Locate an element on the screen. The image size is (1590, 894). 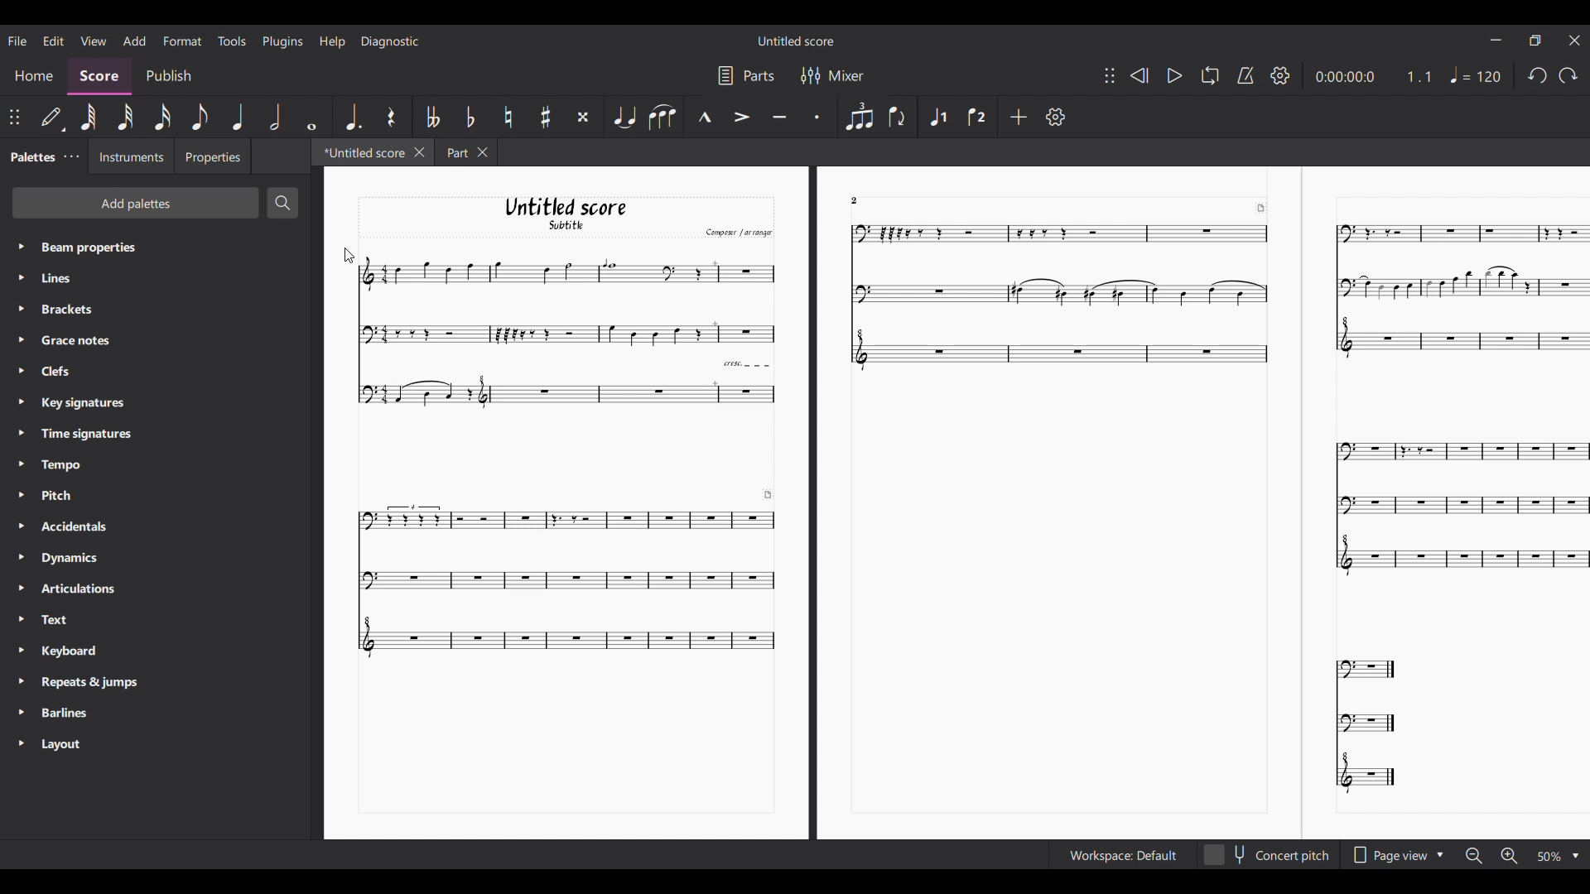
Format is located at coordinates (183, 41).